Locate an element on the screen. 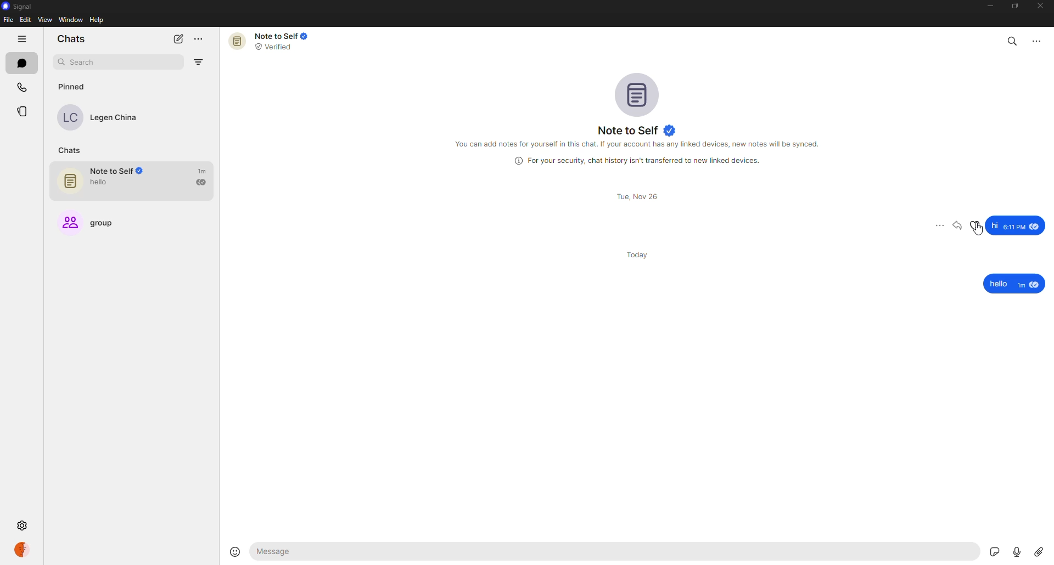  chats is located at coordinates (72, 150).